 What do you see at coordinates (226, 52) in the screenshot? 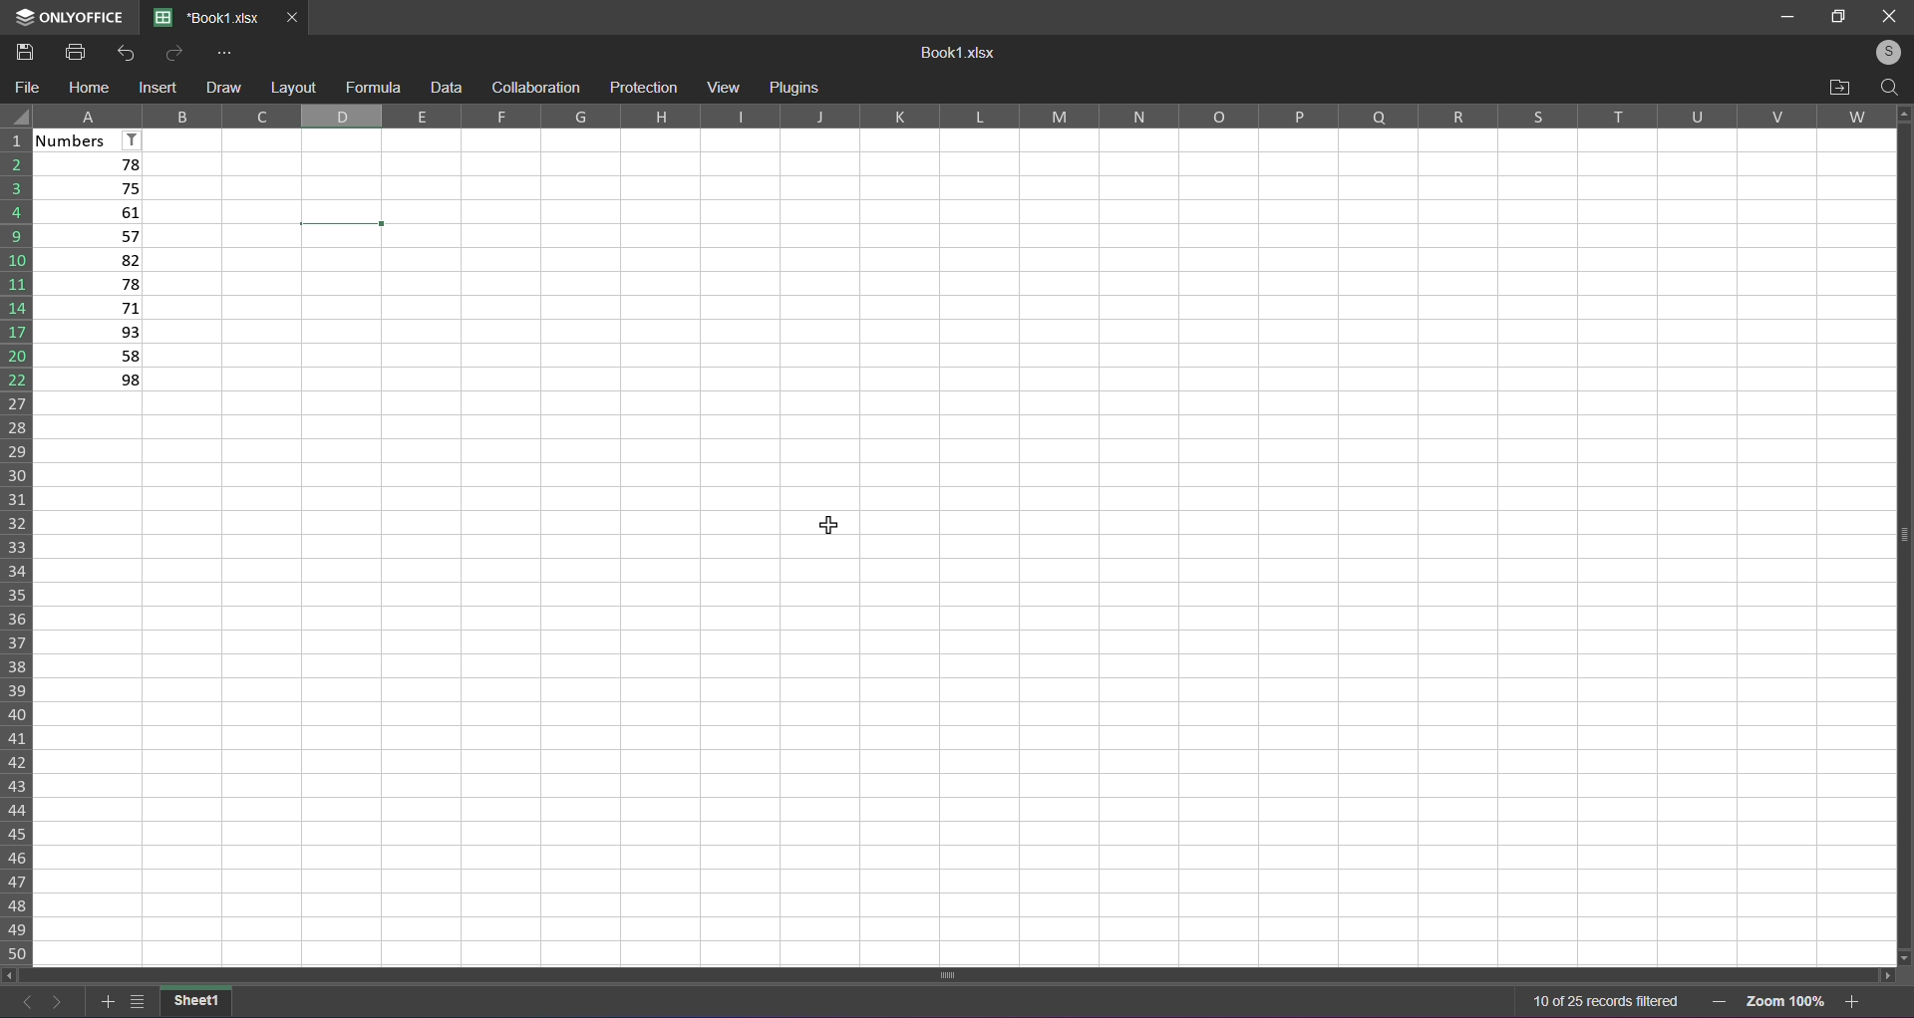
I see `more` at bounding box center [226, 52].